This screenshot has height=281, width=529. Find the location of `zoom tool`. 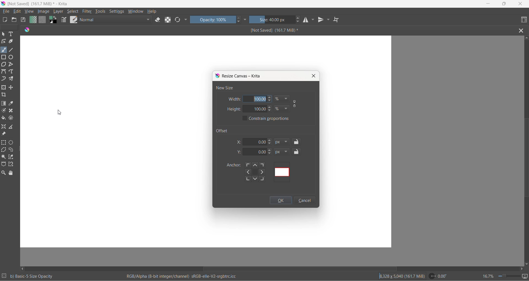

zoom tool is located at coordinates (4, 173).